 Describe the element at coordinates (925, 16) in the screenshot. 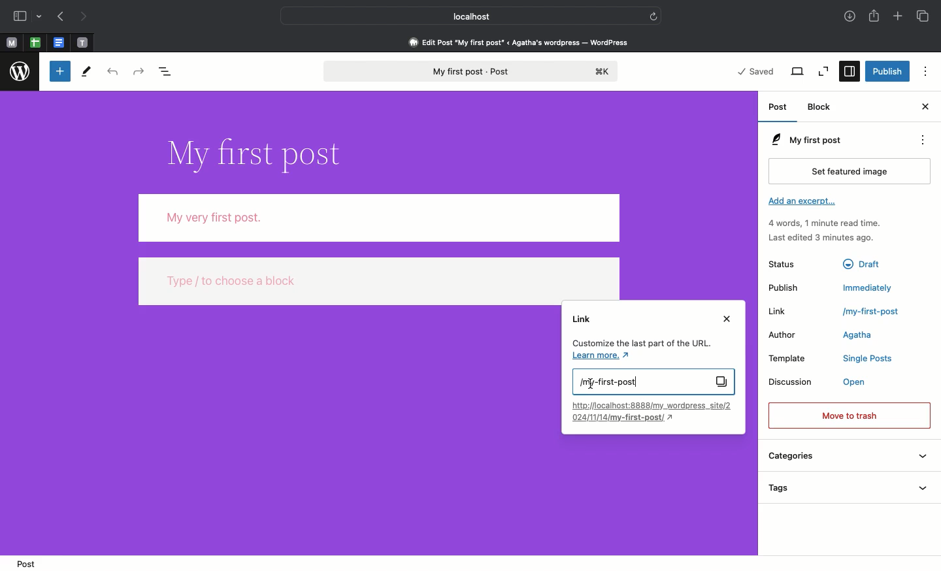

I see `Tabs` at that location.